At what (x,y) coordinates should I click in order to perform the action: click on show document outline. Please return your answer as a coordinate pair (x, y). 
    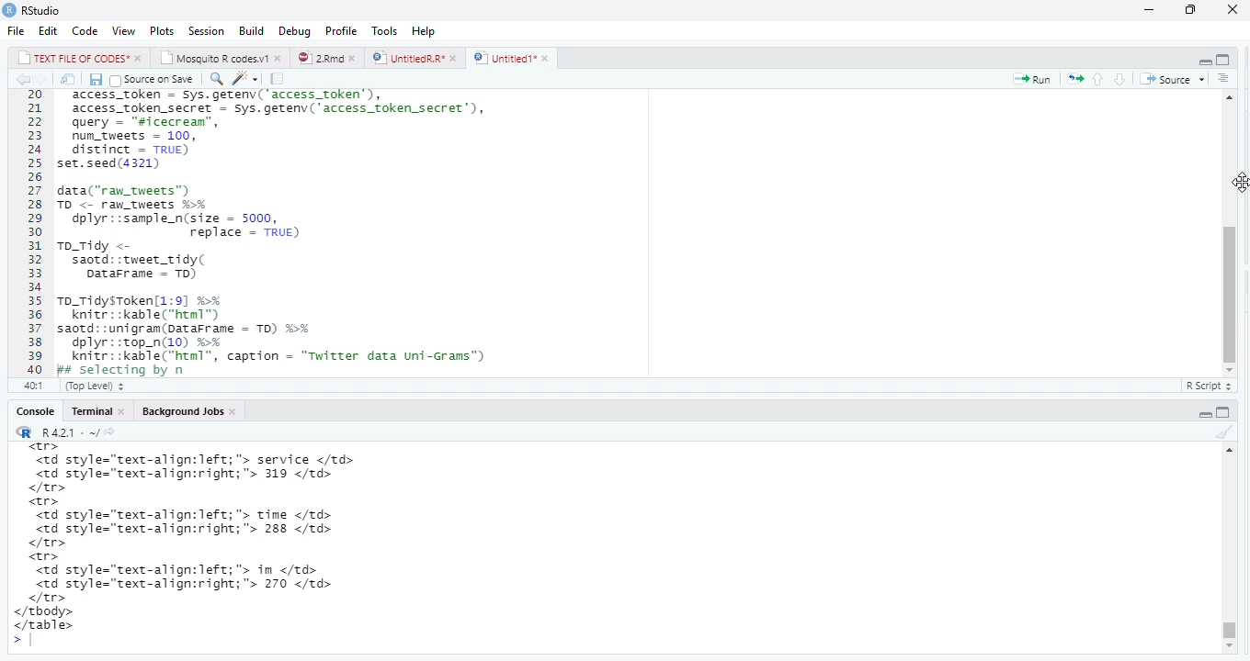
    Looking at the image, I should click on (1232, 77).